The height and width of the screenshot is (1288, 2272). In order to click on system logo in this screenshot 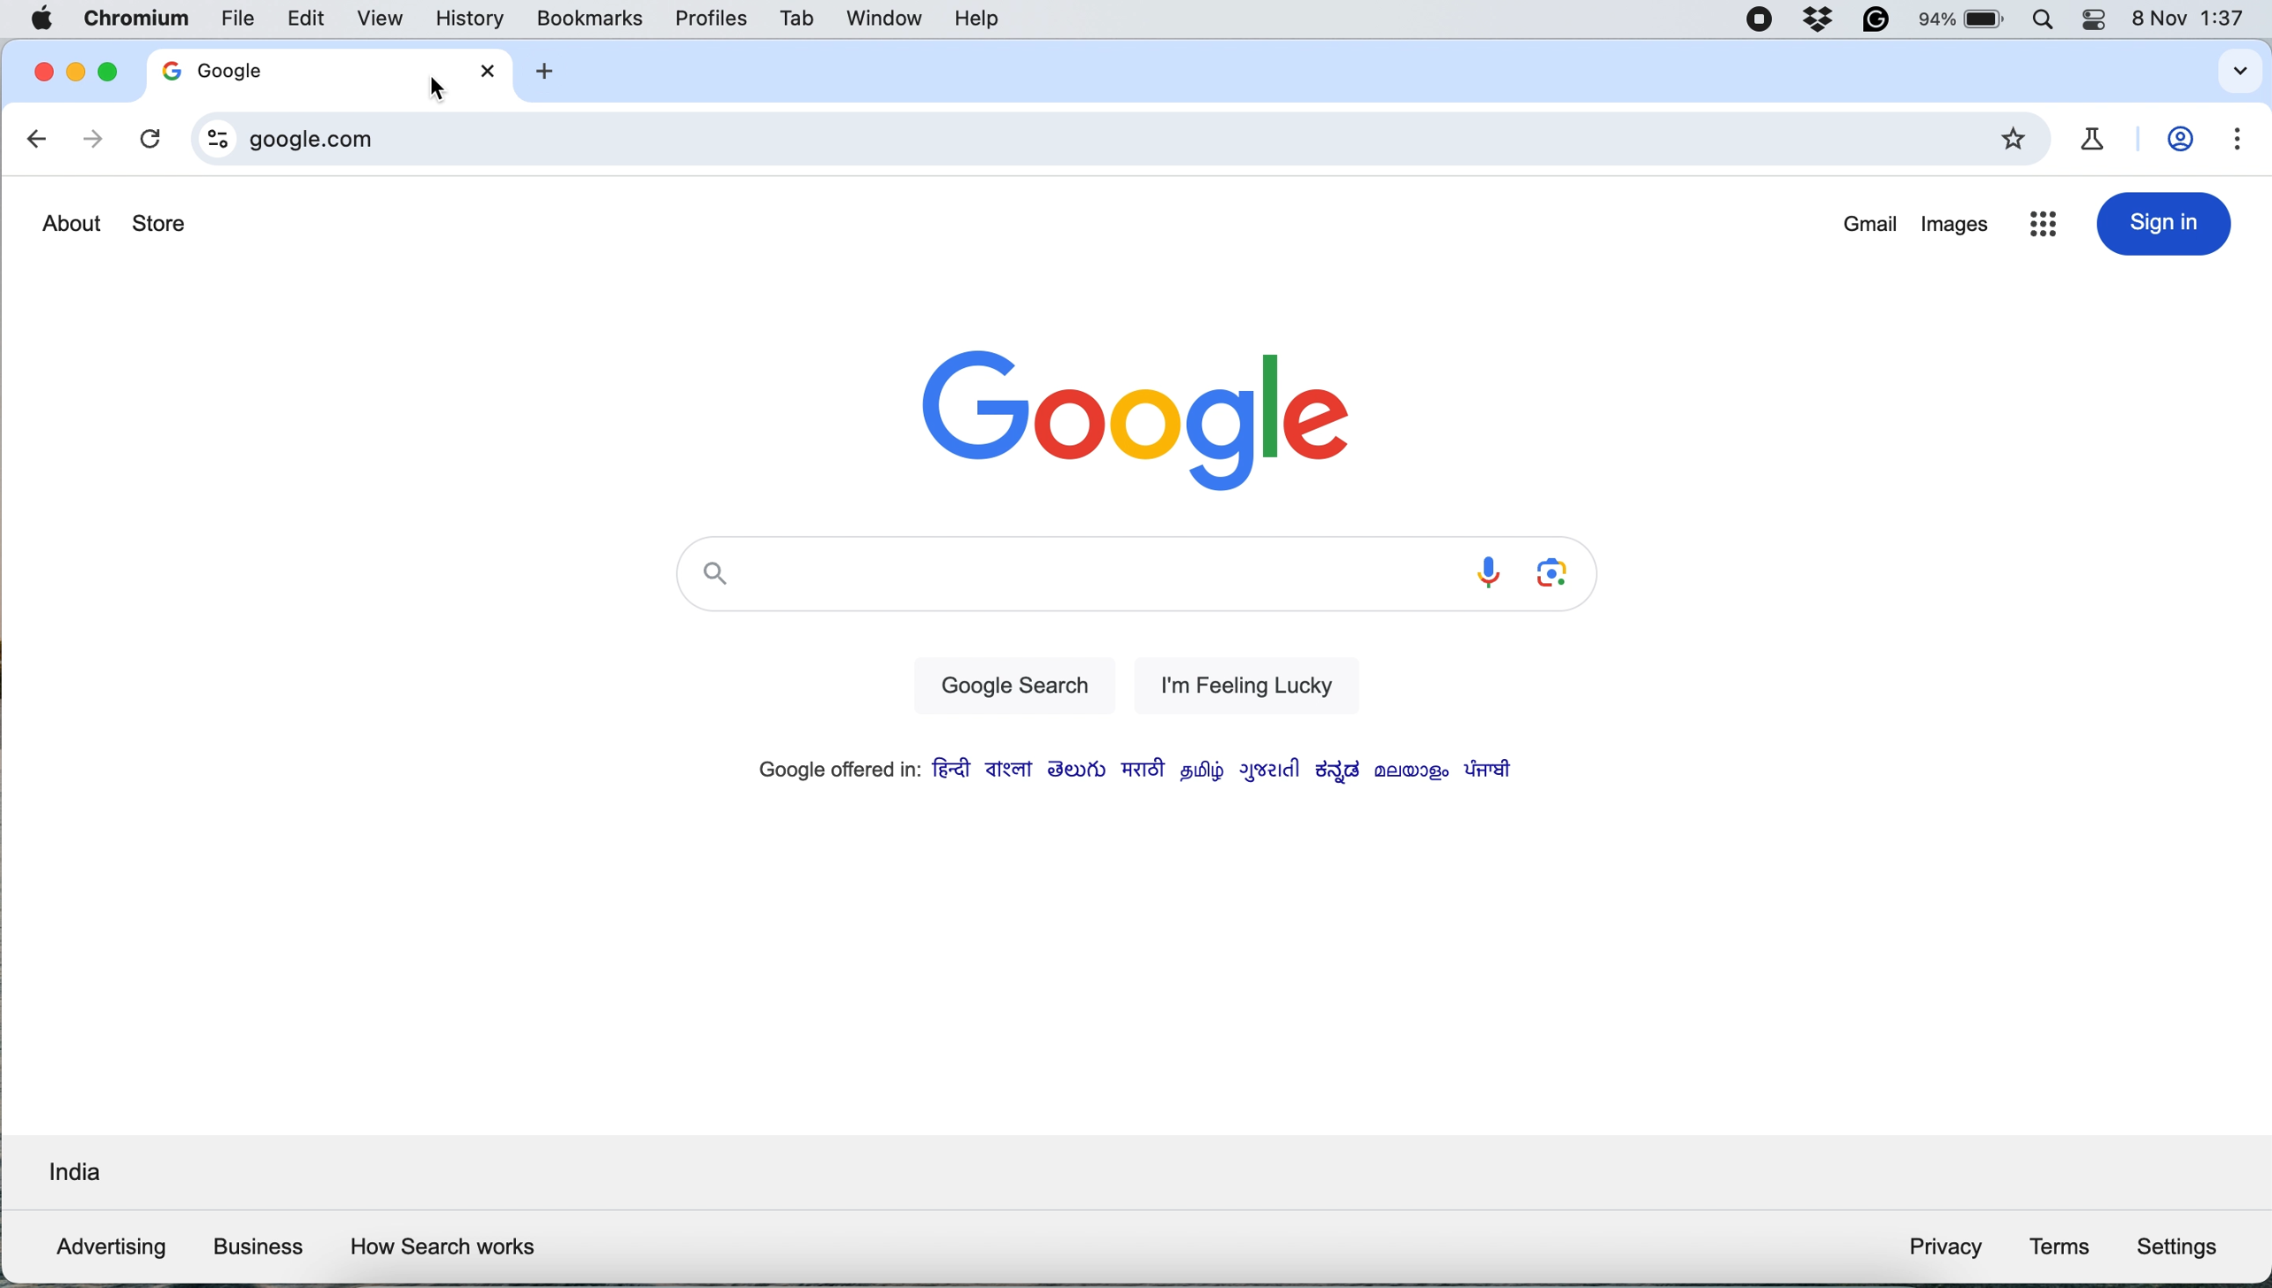, I will do `click(45, 20)`.